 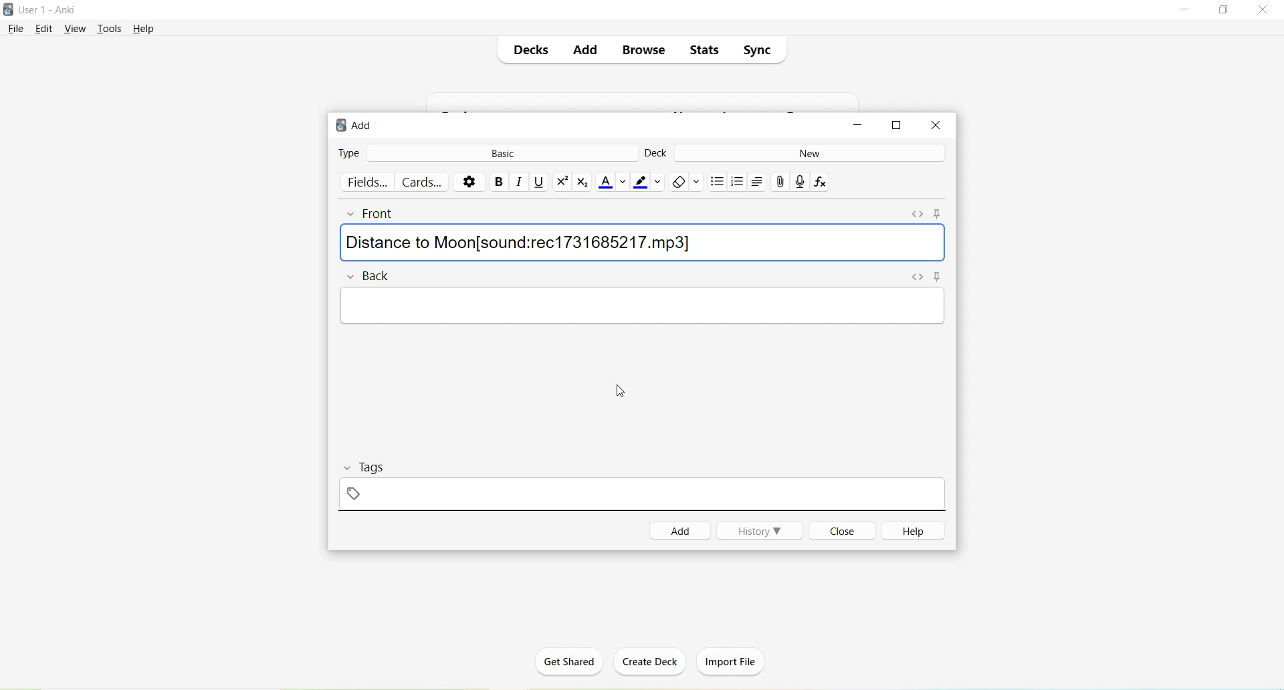 What do you see at coordinates (47, 29) in the screenshot?
I see `Edit` at bounding box center [47, 29].